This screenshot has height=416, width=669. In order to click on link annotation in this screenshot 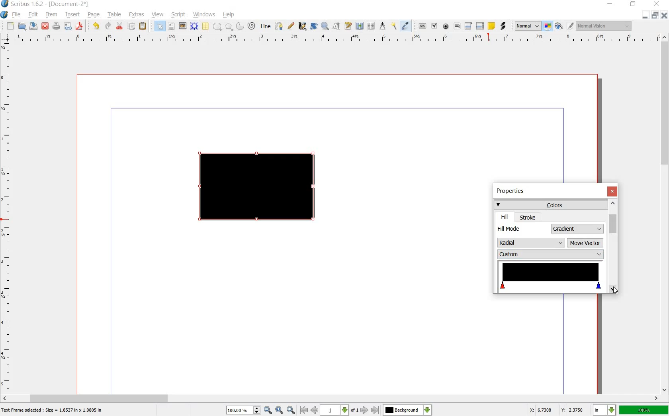, I will do `click(503, 26)`.